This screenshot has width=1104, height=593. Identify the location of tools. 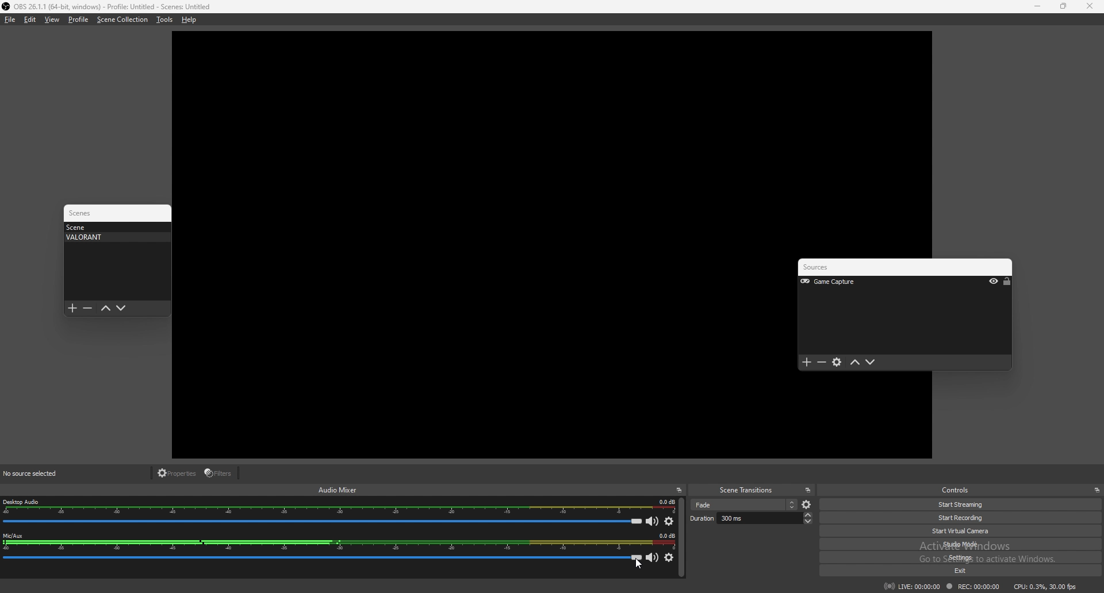
(164, 20).